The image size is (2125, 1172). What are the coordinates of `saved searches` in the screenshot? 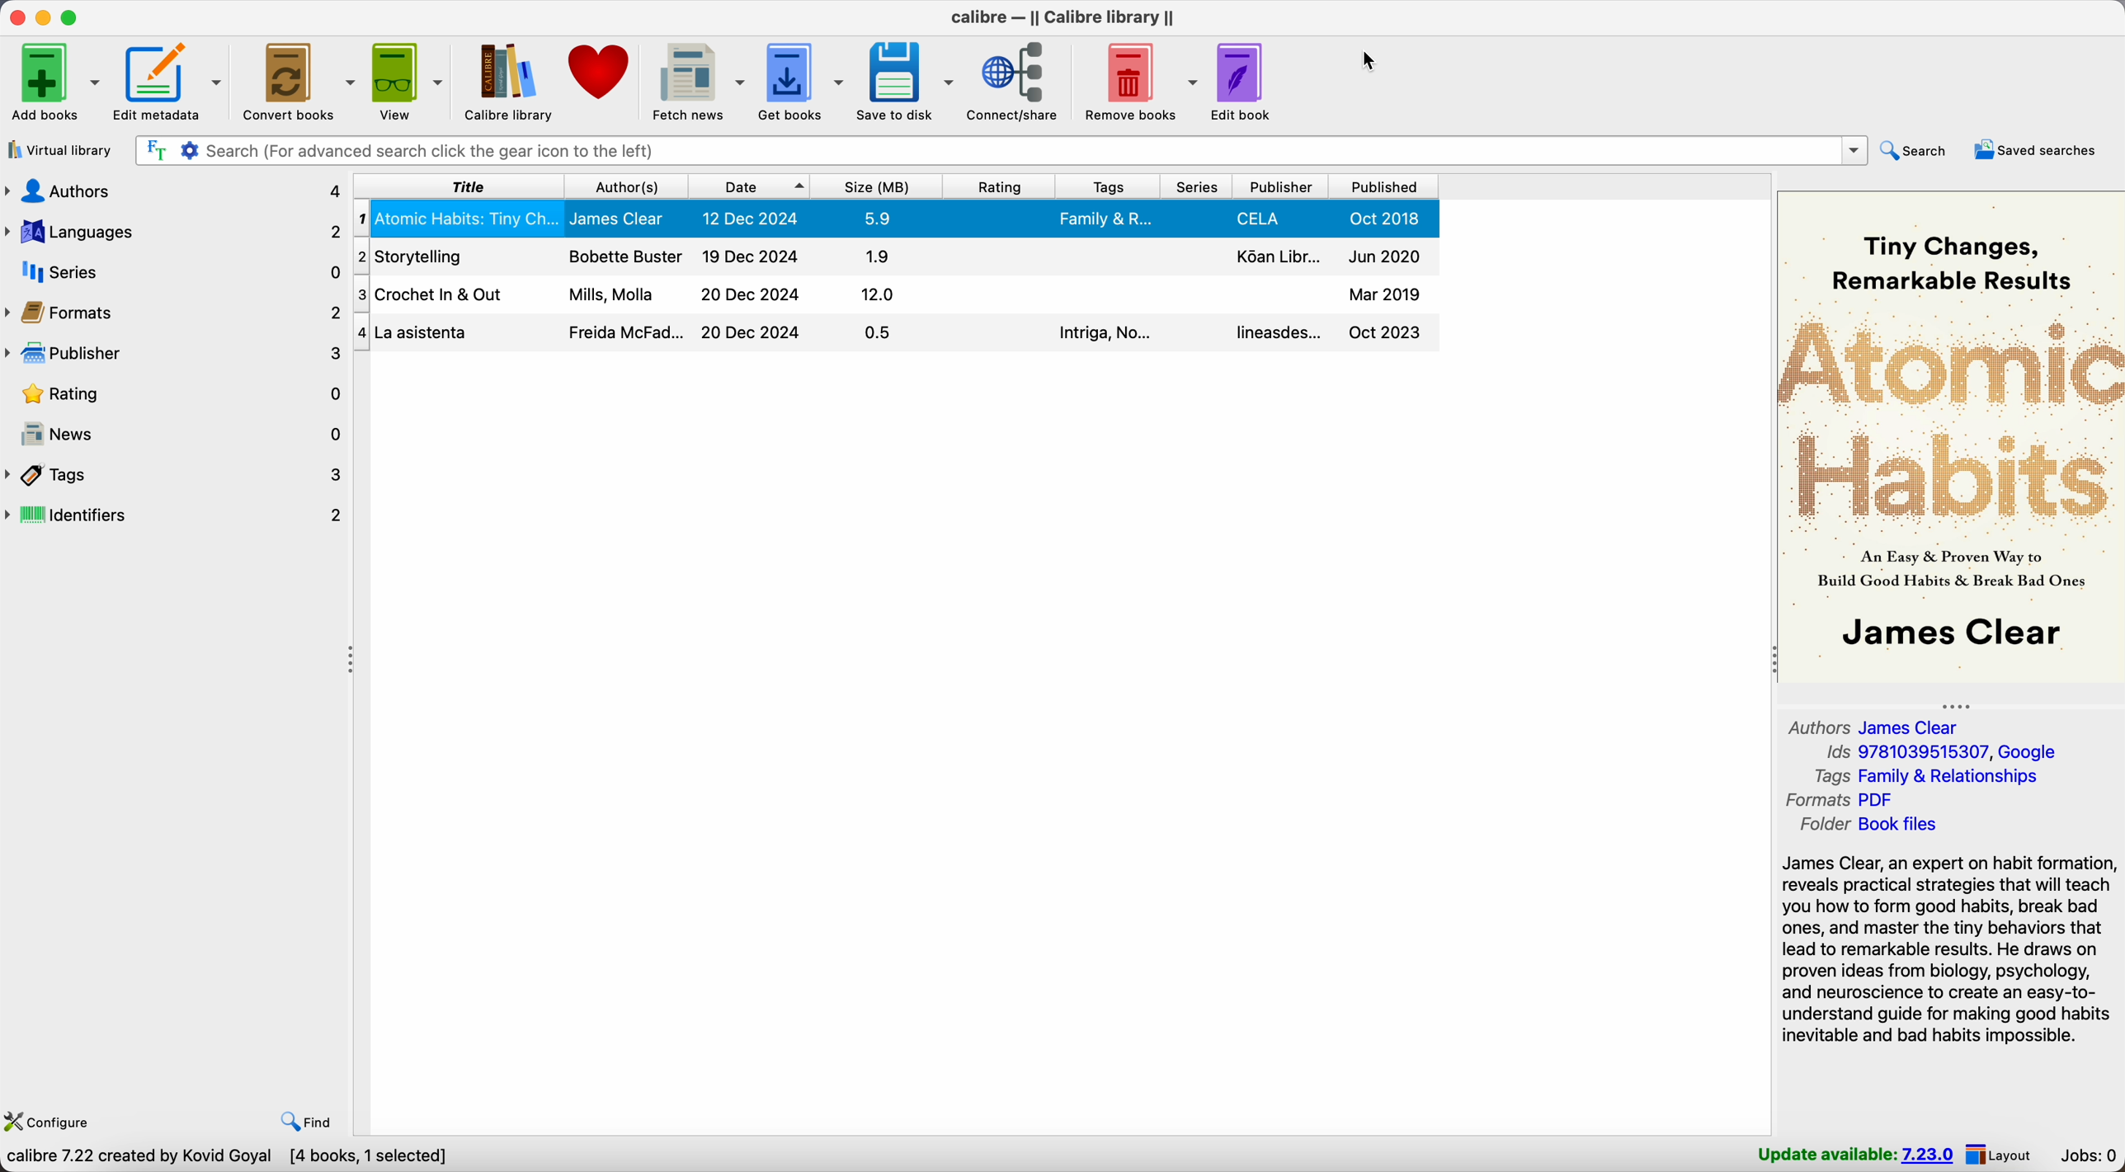 It's located at (2036, 148).